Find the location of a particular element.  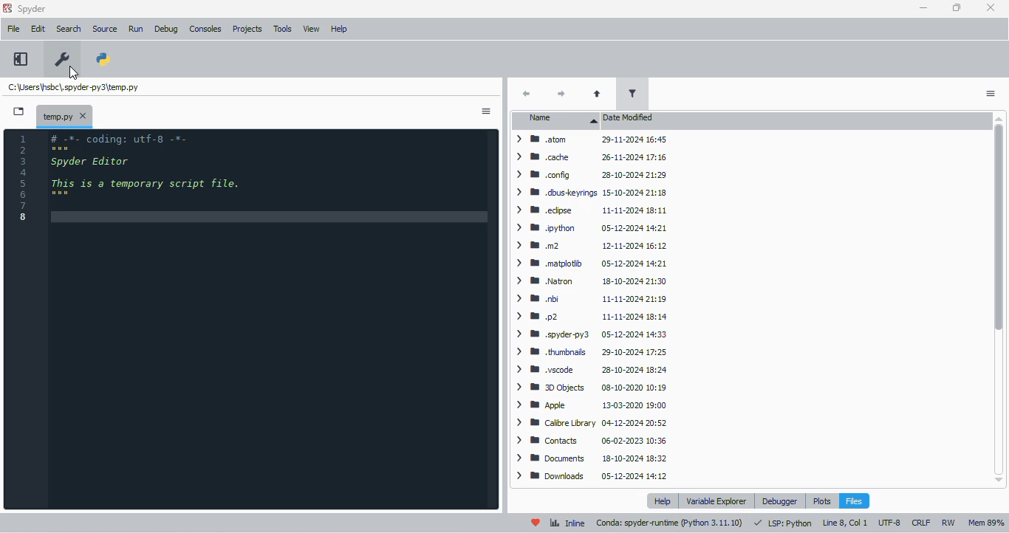

projects is located at coordinates (248, 30).